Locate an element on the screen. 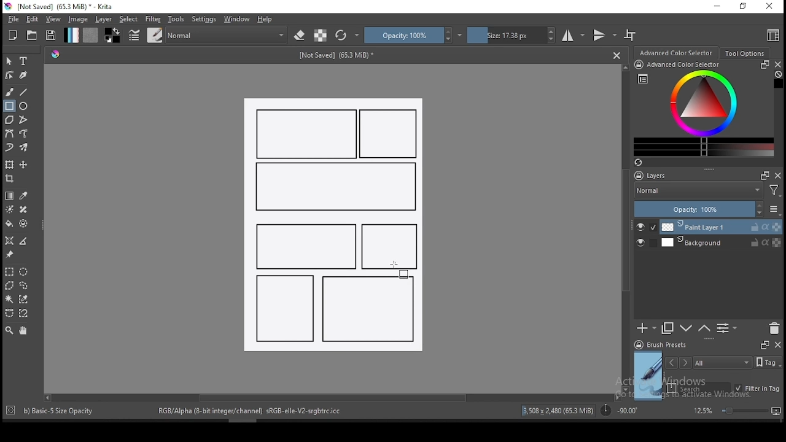 This screenshot has width=786, height=442. blending mode is located at coordinates (227, 35).